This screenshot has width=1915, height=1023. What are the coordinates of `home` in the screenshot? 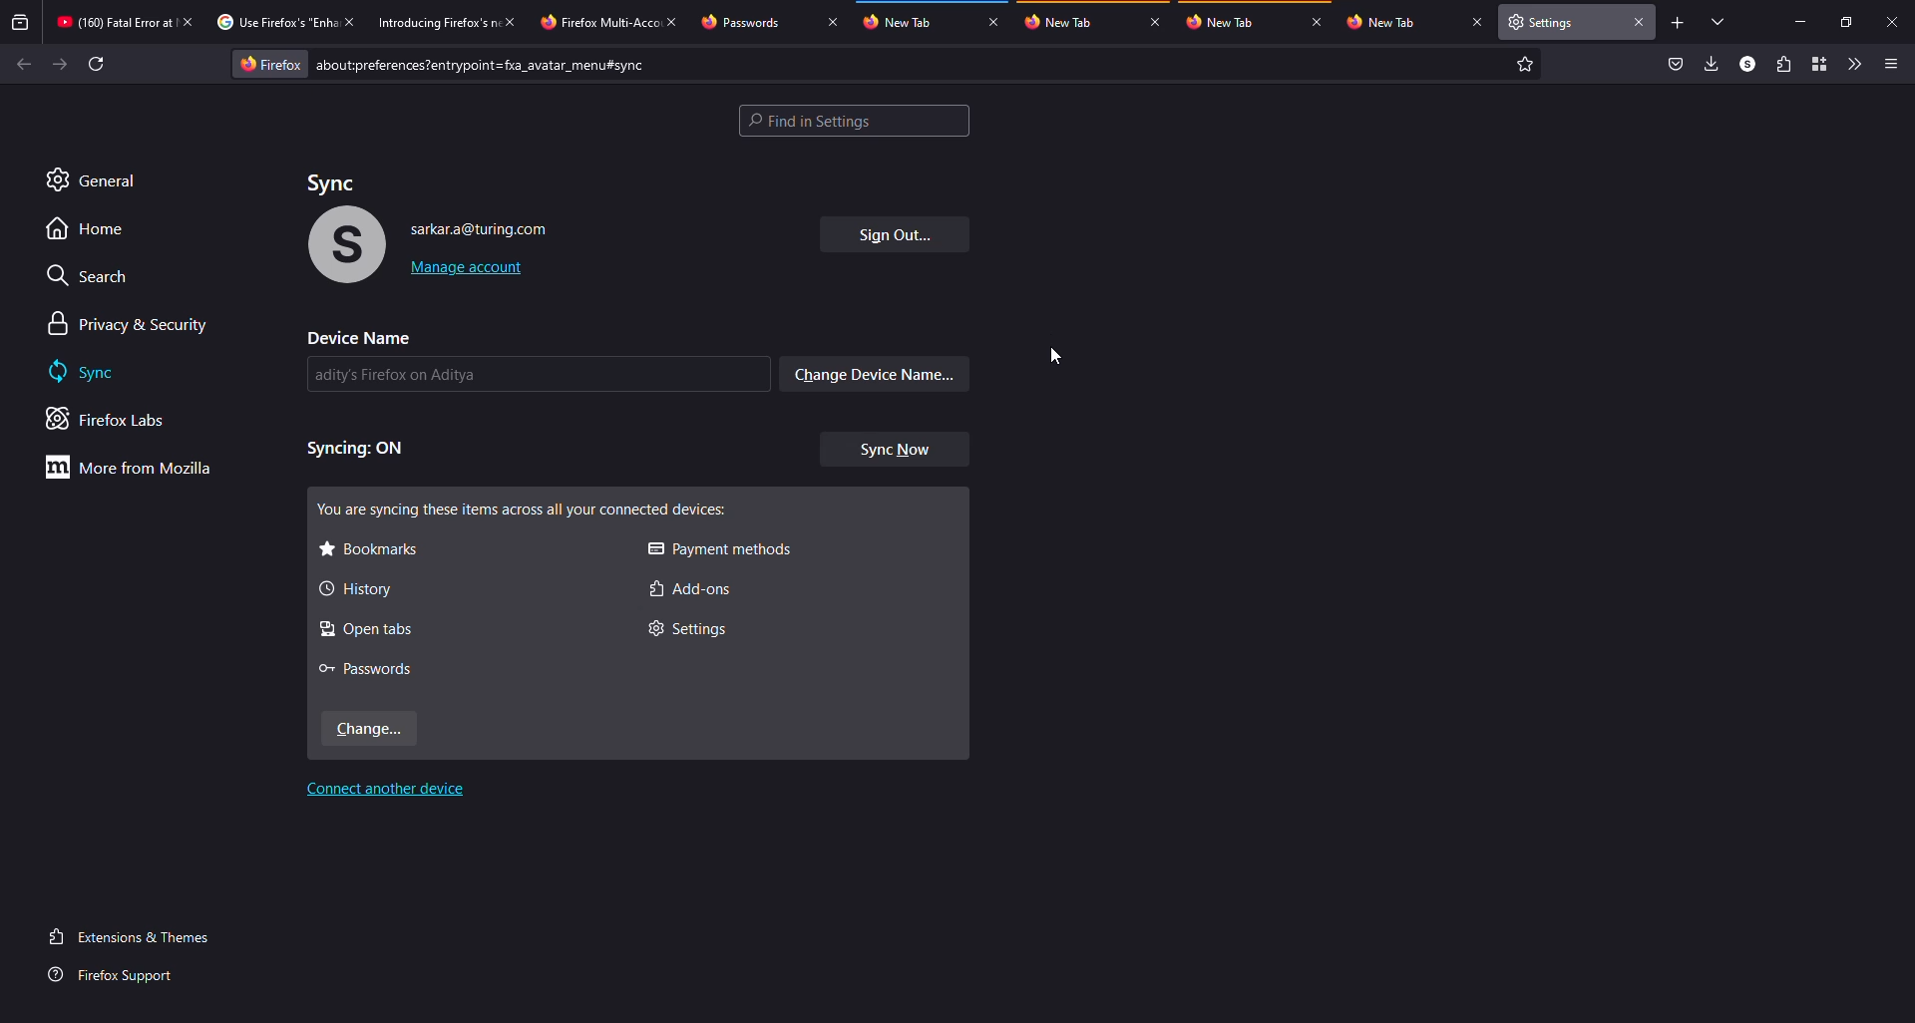 It's located at (89, 229).